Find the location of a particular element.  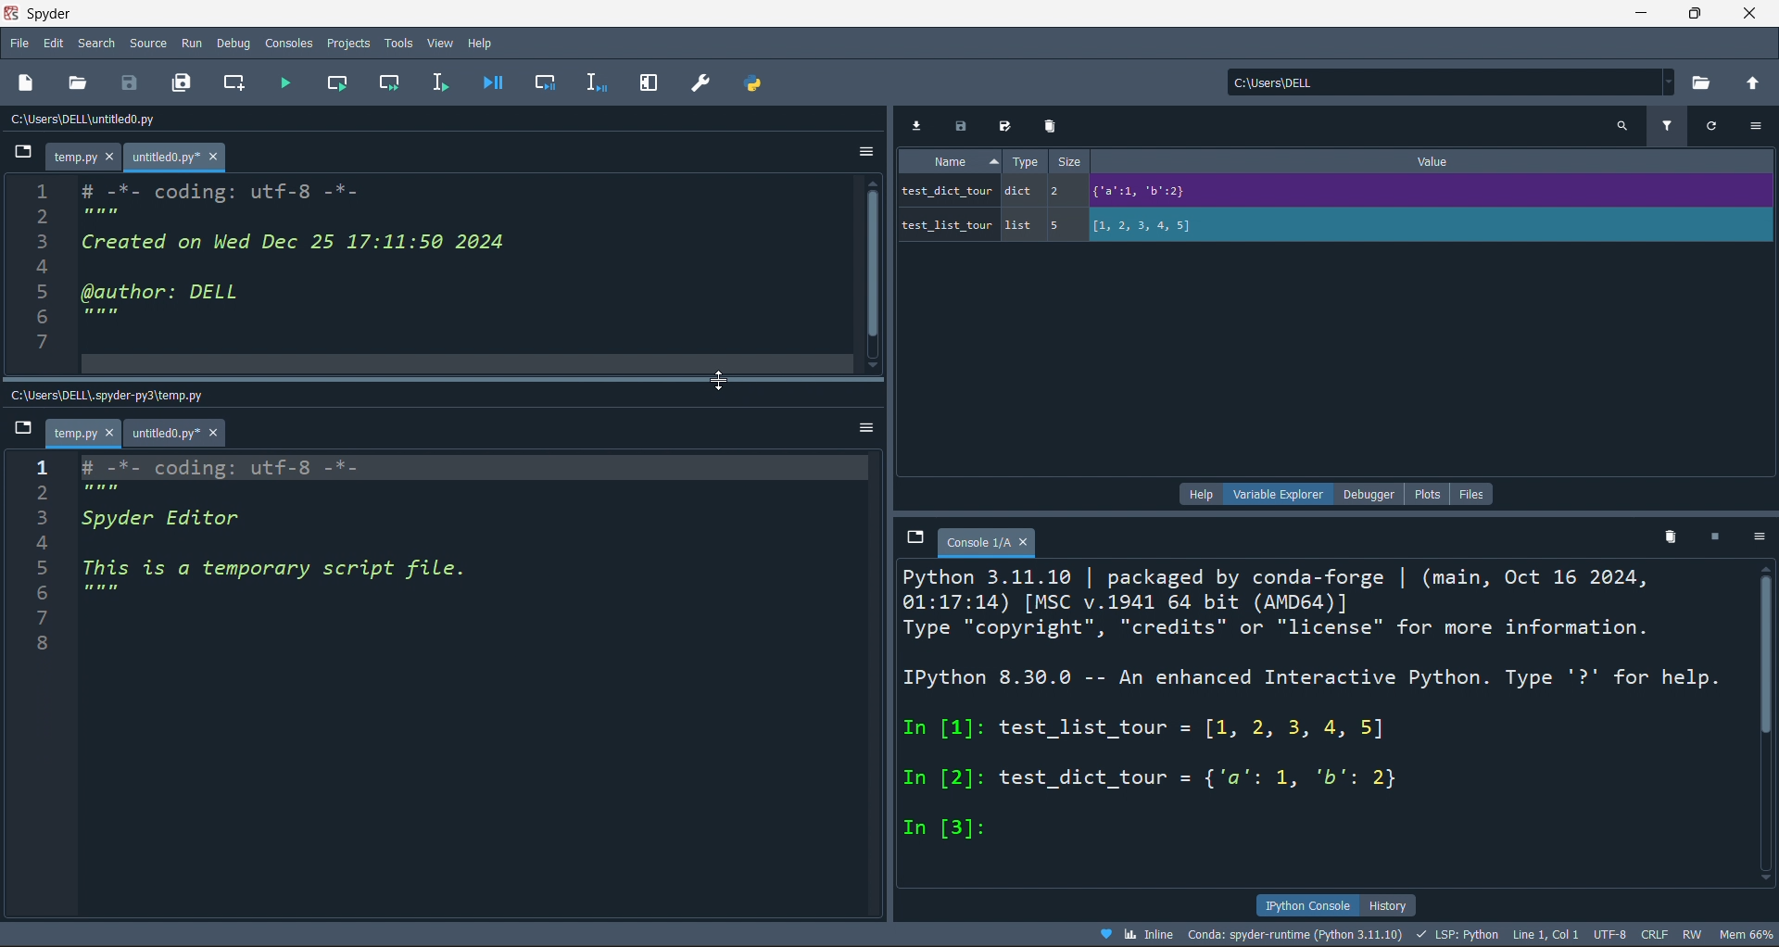

plots is located at coordinates (1426, 492).